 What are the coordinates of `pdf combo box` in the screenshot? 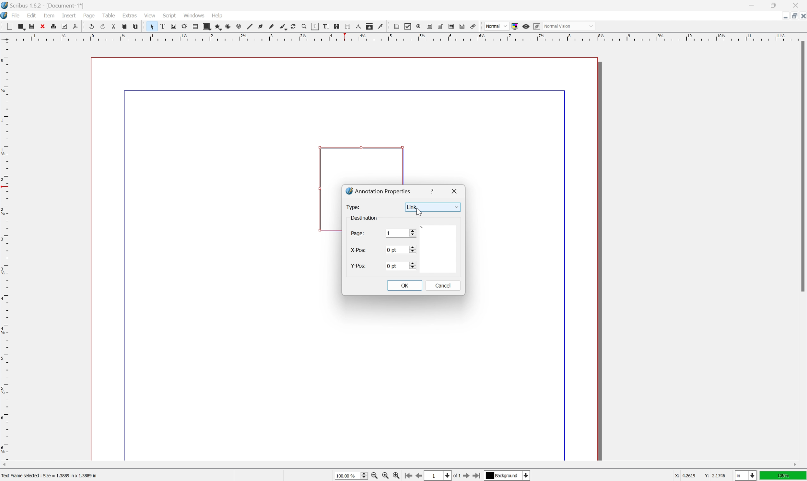 It's located at (440, 26).